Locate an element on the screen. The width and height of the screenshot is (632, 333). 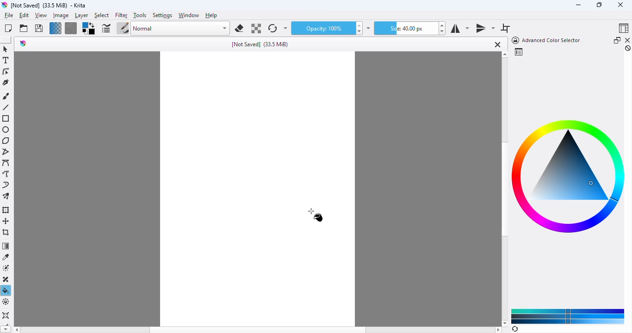
color models and components is located at coordinates (568, 316).